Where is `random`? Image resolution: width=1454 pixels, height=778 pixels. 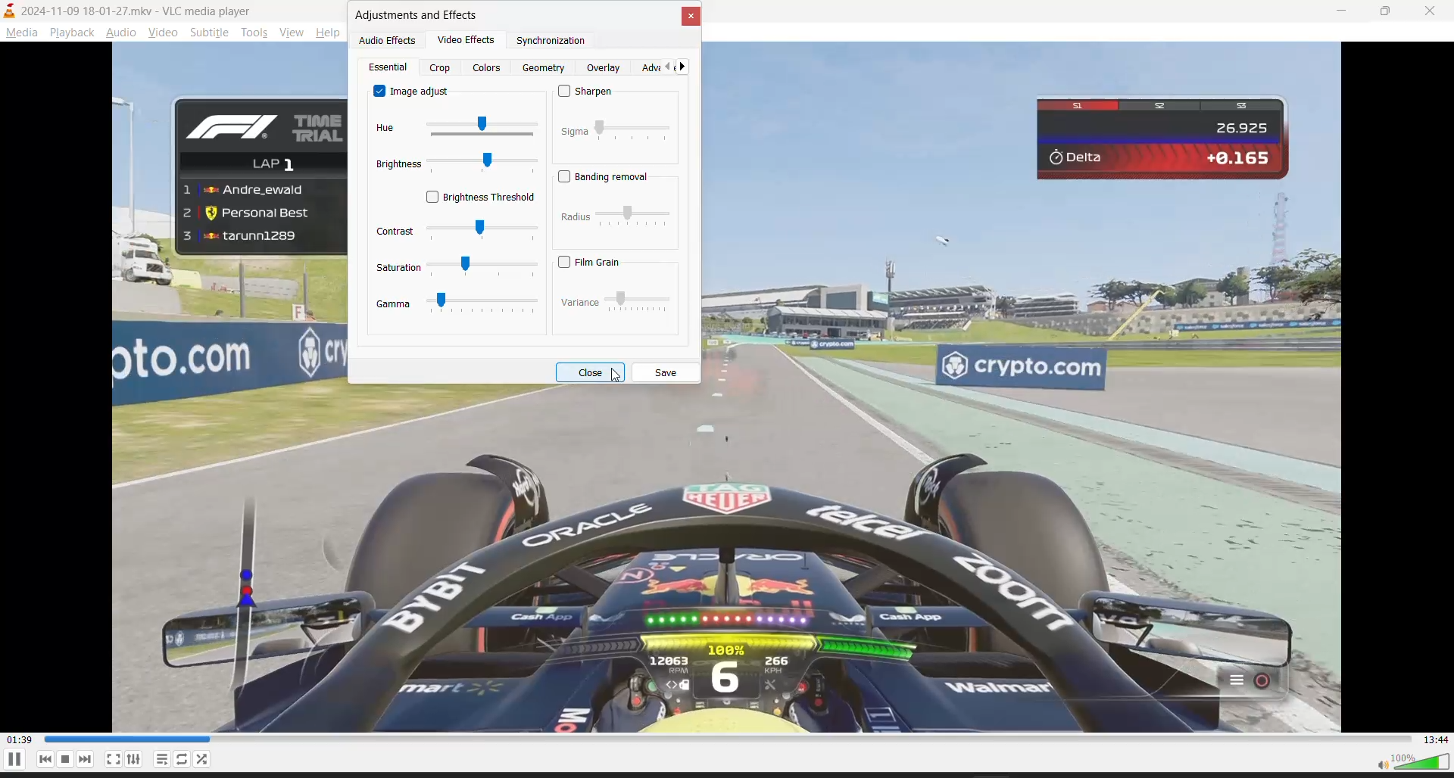 random is located at coordinates (205, 760).